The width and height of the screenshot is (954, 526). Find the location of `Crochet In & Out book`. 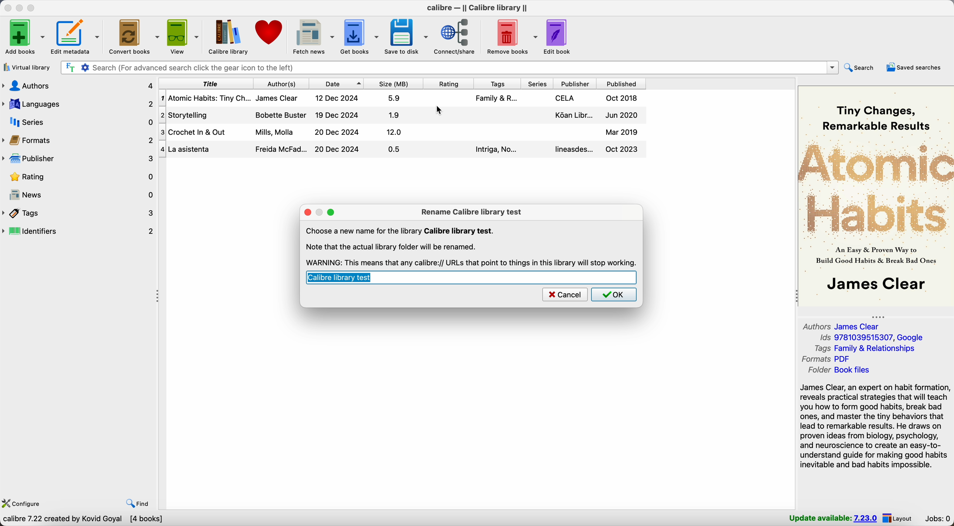

Crochet In & Out book is located at coordinates (404, 133).